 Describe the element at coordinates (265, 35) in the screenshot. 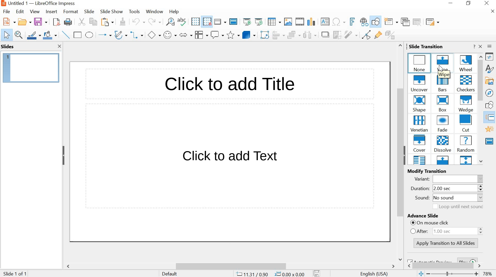

I see `Rotate` at that location.